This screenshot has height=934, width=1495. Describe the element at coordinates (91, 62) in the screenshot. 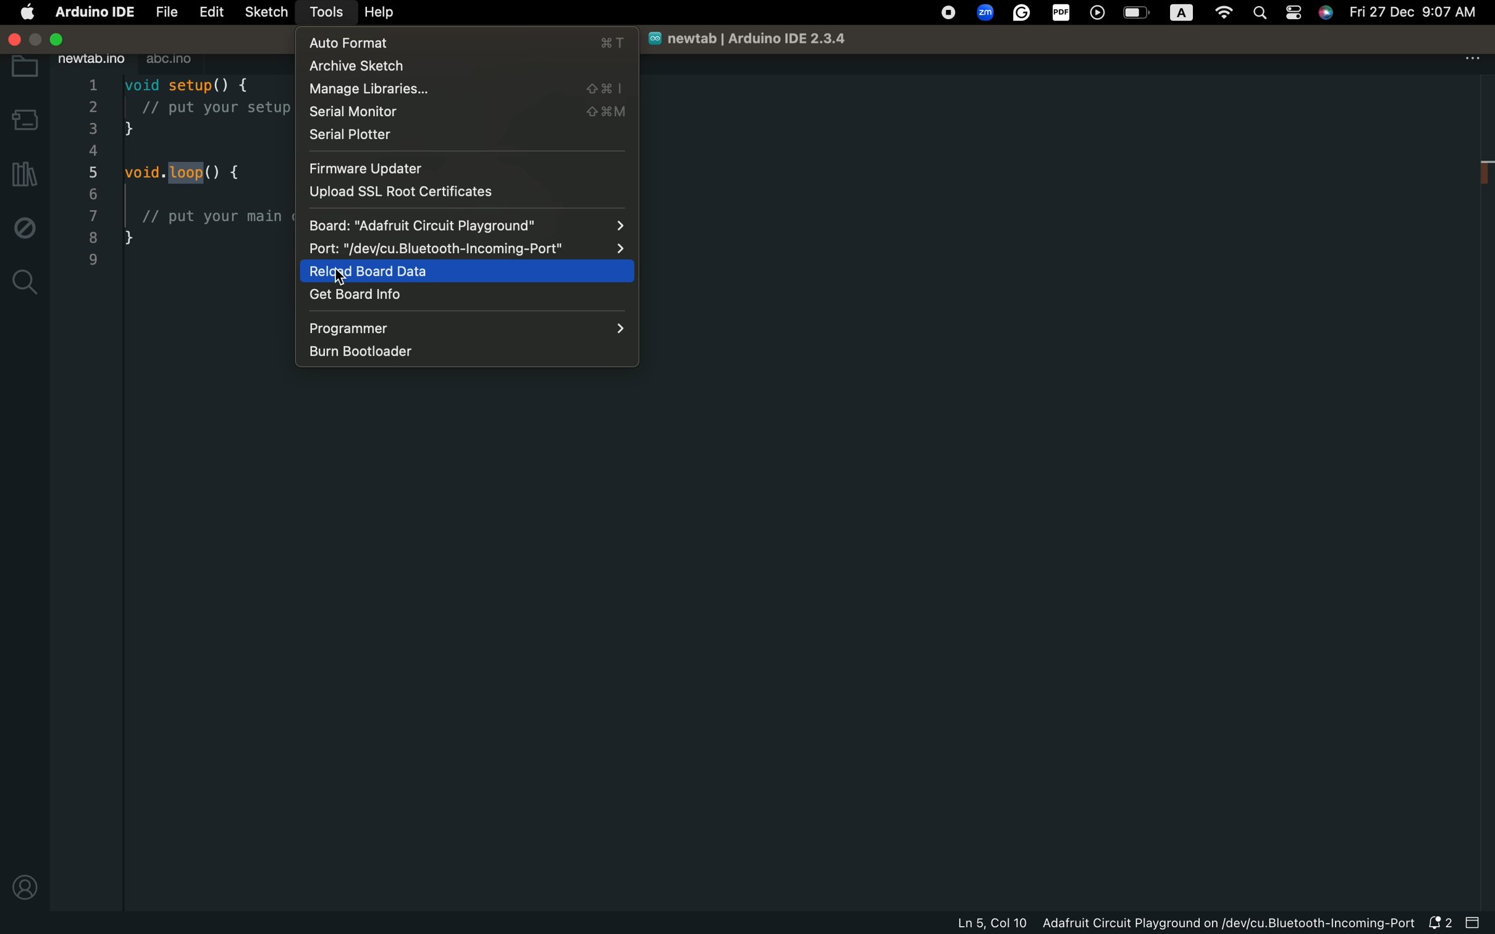

I see `newtab.ino` at that location.